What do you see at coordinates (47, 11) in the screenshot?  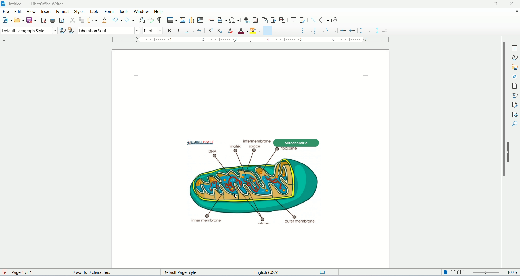 I see `insert` at bounding box center [47, 11].